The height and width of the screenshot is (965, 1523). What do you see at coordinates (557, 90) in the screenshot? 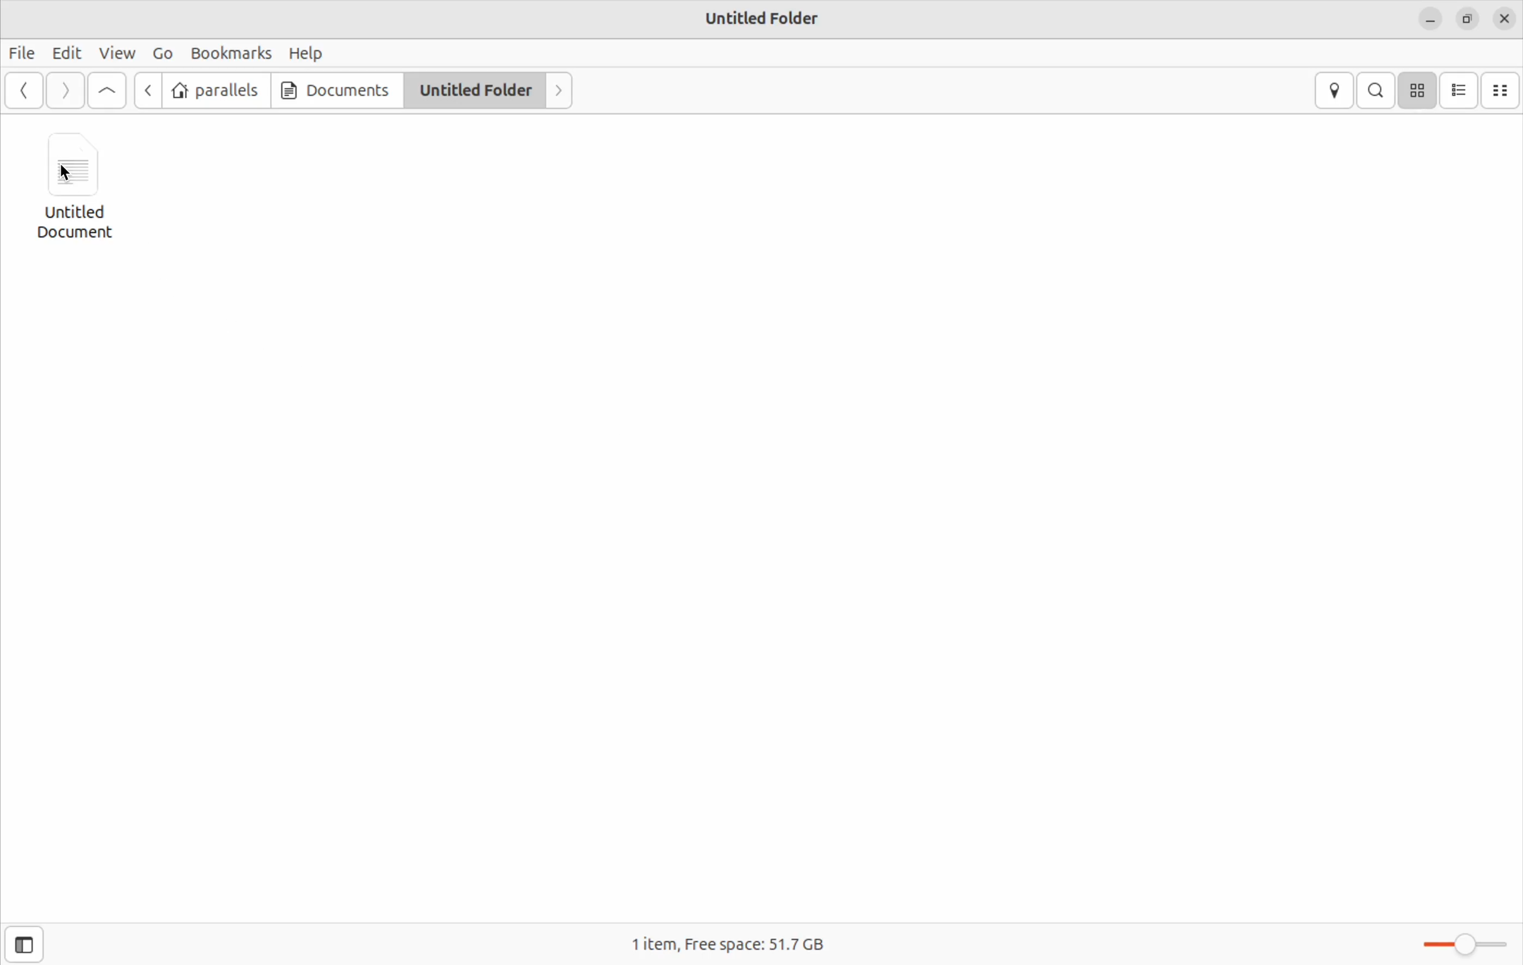
I see `Next` at bounding box center [557, 90].